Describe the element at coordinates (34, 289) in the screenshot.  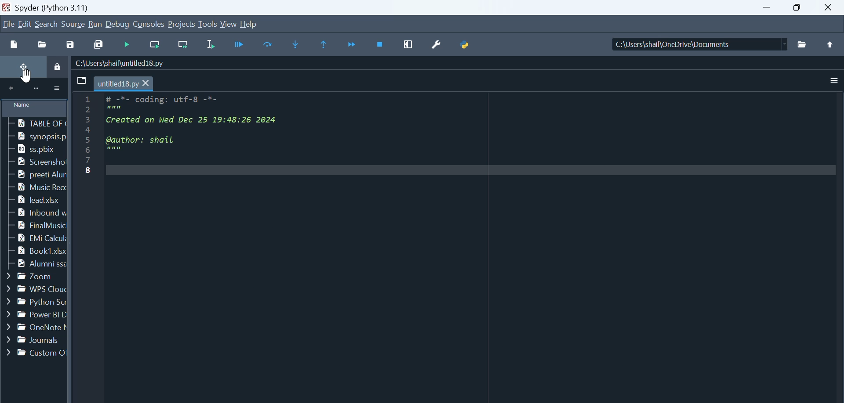
I see `WPS Clou..` at that location.